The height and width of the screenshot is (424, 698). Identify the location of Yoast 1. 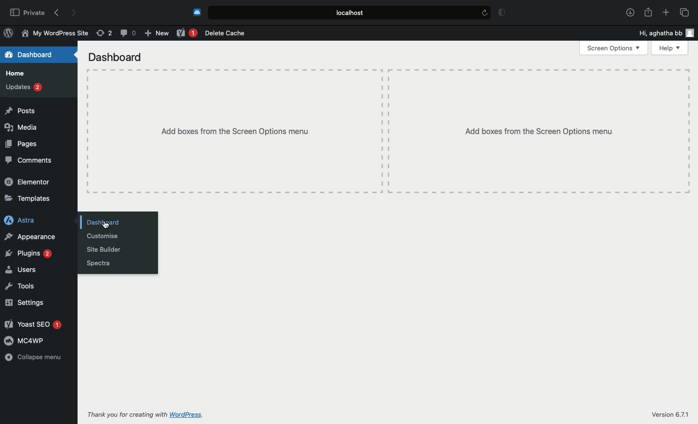
(187, 33).